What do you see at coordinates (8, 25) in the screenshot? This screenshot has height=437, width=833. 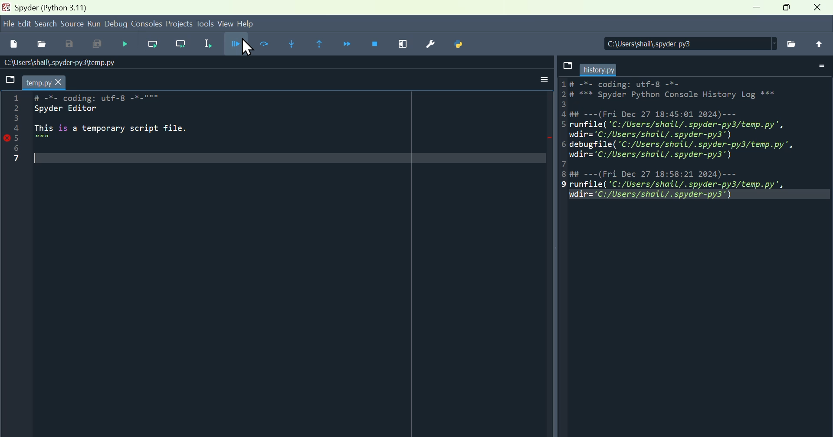 I see `file` at bounding box center [8, 25].